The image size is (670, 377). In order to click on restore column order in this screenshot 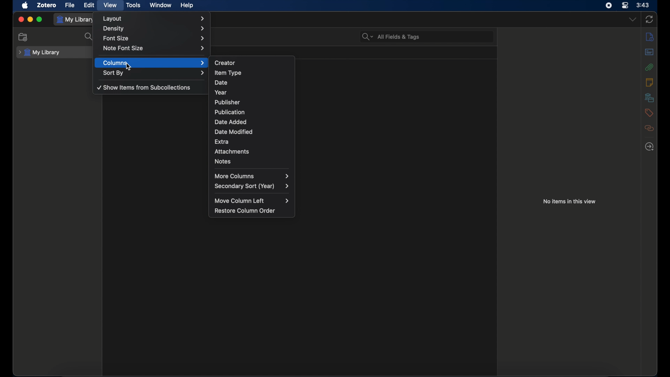, I will do `click(245, 211)`.